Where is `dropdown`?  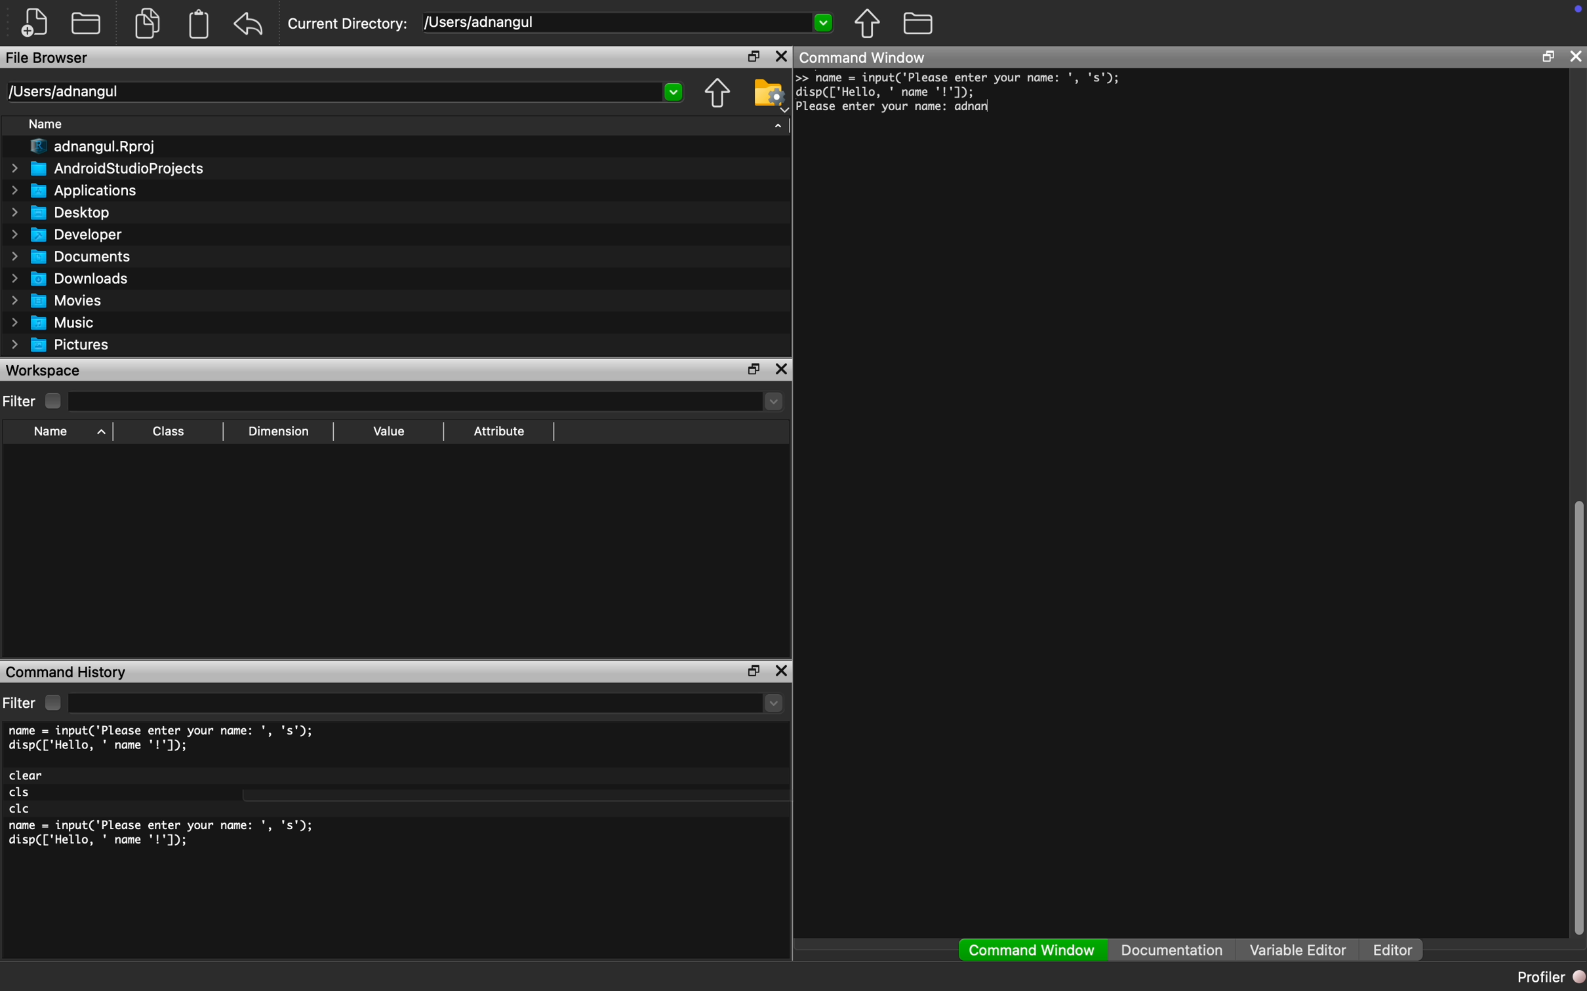
dropdown is located at coordinates (774, 703).